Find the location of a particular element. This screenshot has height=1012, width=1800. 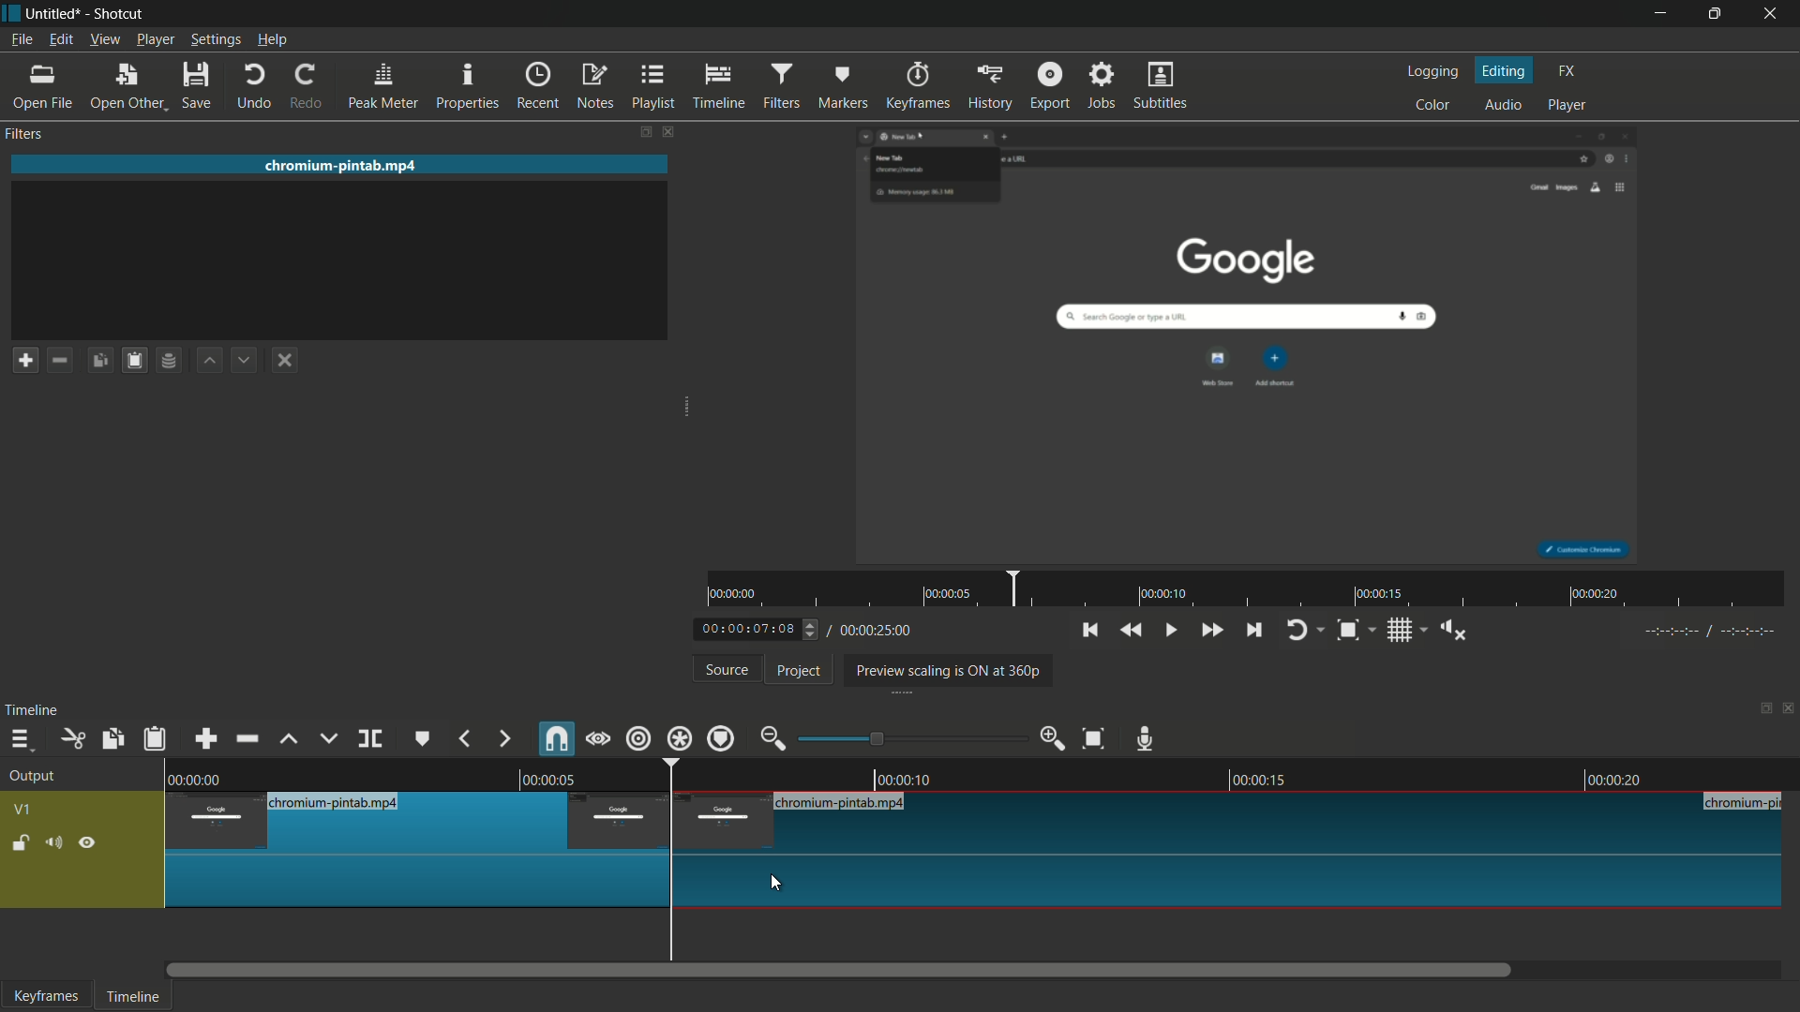

preview scaling is on at 360p is located at coordinates (944, 672).